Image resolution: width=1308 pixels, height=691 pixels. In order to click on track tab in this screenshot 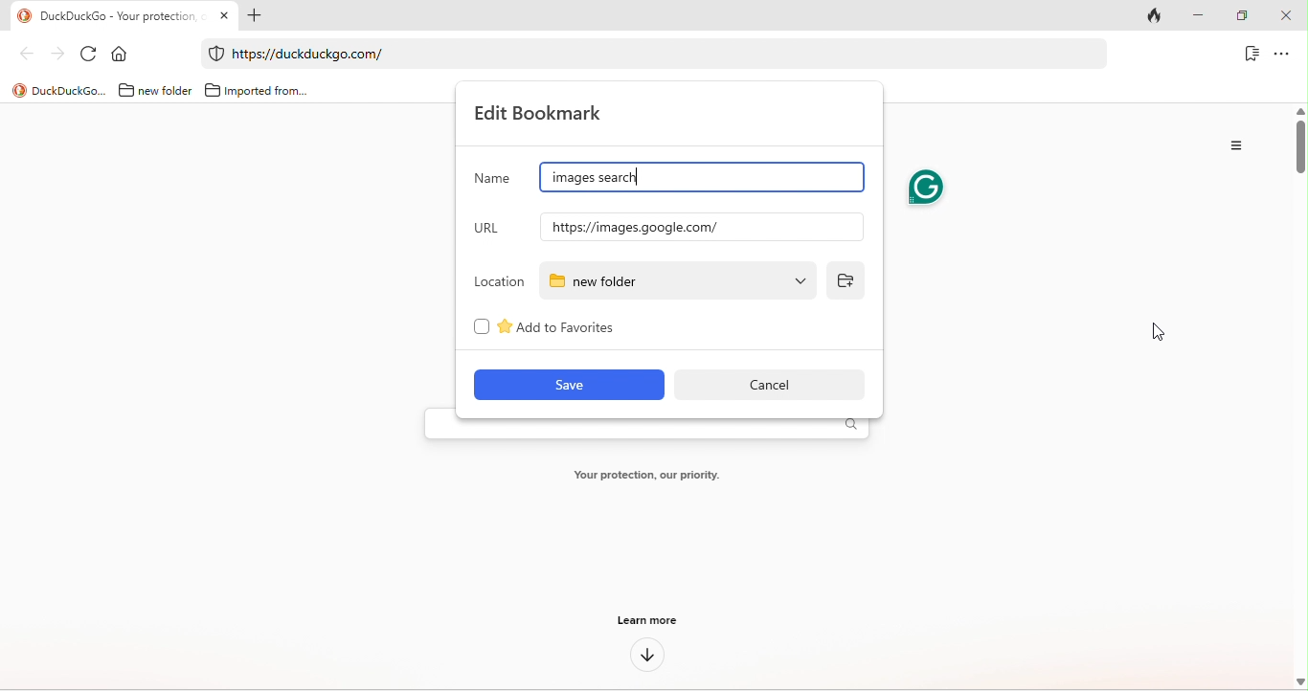, I will do `click(1160, 14)`.